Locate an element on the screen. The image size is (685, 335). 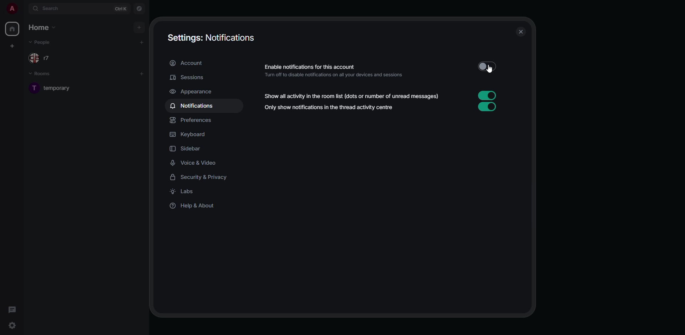
add is located at coordinates (142, 72).